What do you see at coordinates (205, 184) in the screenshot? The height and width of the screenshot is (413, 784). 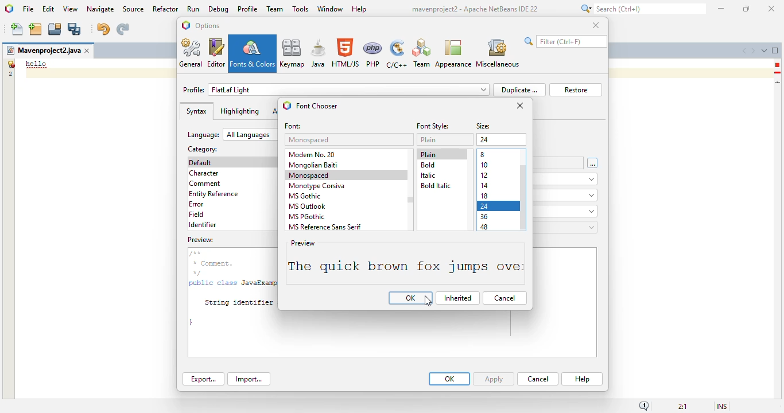 I see `comment` at bounding box center [205, 184].